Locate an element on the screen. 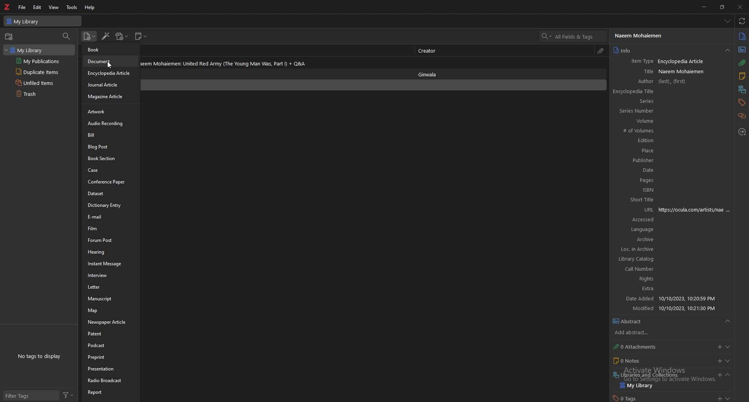  expand section is located at coordinates (729, 361).